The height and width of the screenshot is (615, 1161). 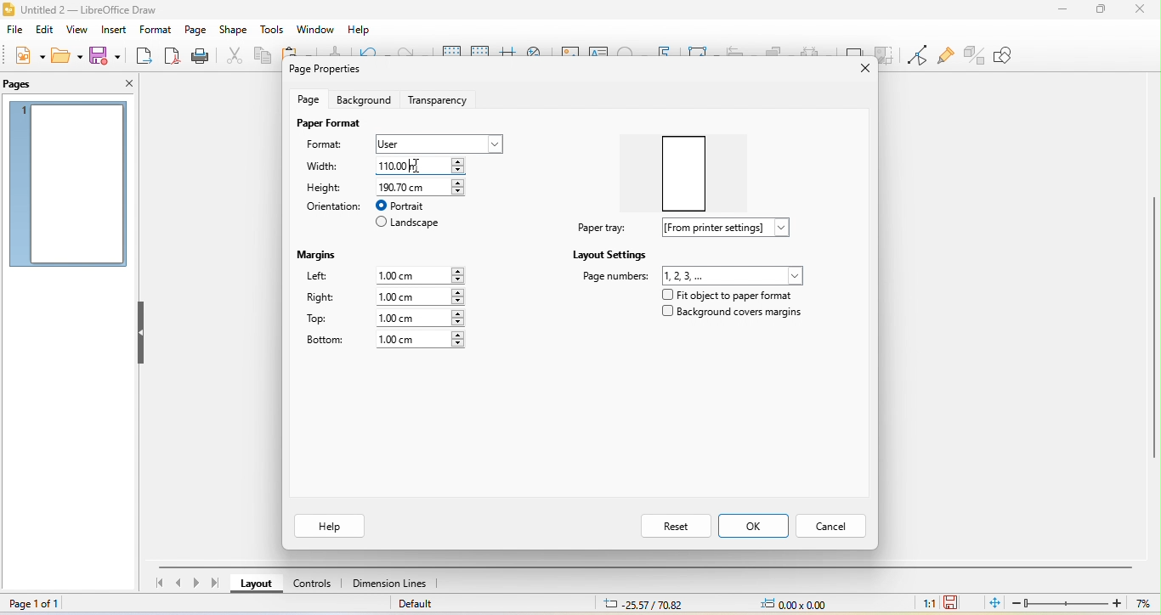 I want to click on vertical scroll bar, so click(x=1153, y=323).